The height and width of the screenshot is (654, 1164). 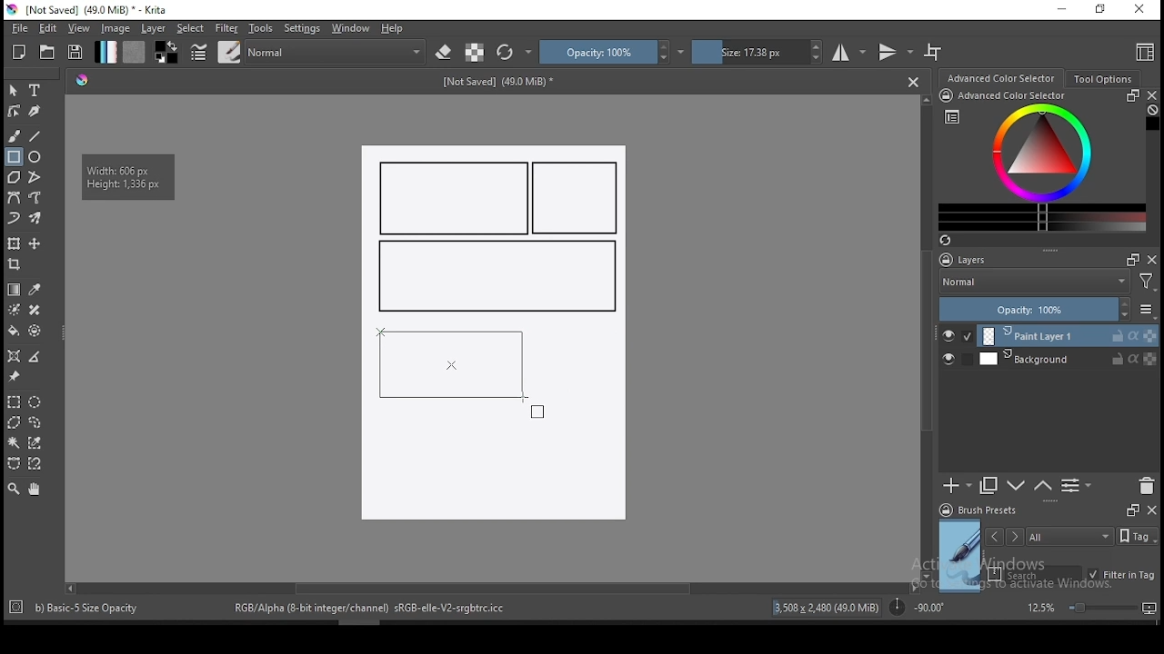 What do you see at coordinates (1046, 311) in the screenshot?
I see `opacity` at bounding box center [1046, 311].